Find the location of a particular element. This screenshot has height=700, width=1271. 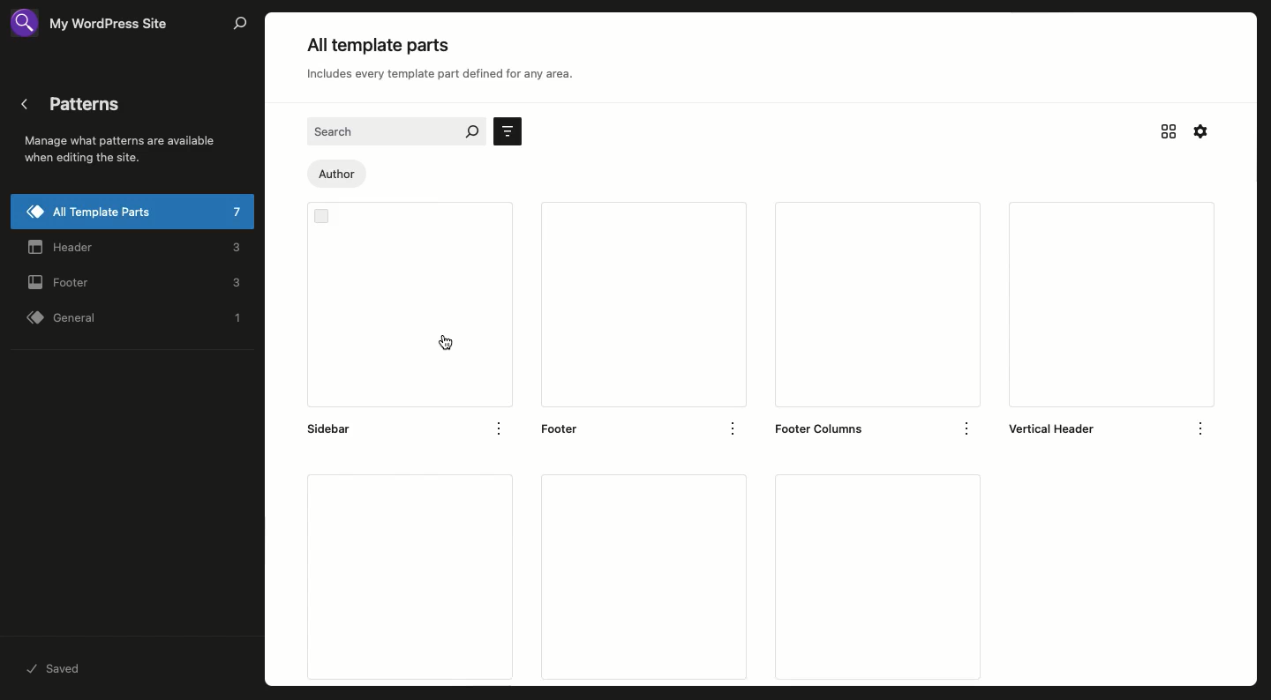

Back is located at coordinates (26, 104).